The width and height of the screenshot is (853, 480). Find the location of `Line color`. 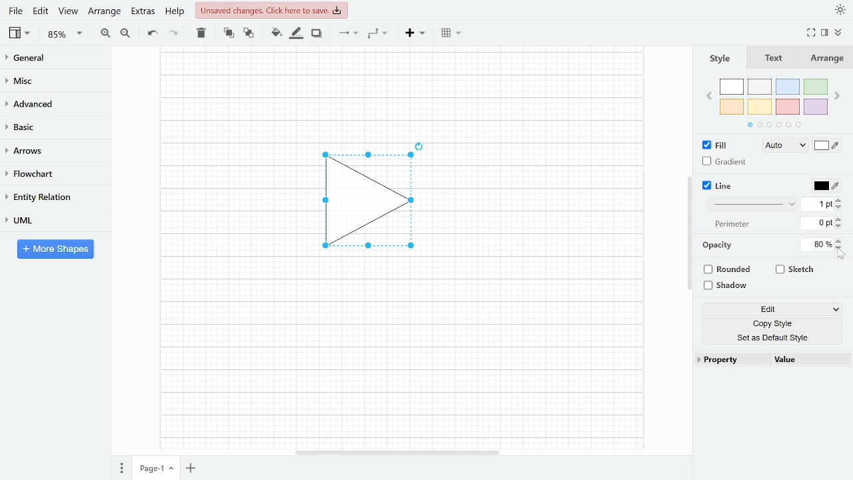

Line color is located at coordinates (825, 184).